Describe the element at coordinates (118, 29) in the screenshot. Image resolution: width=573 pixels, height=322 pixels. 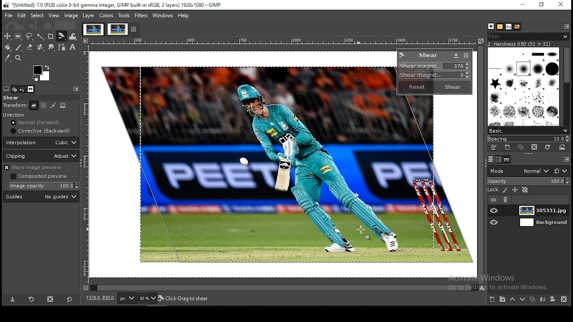
I see `project tab 2` at that location.